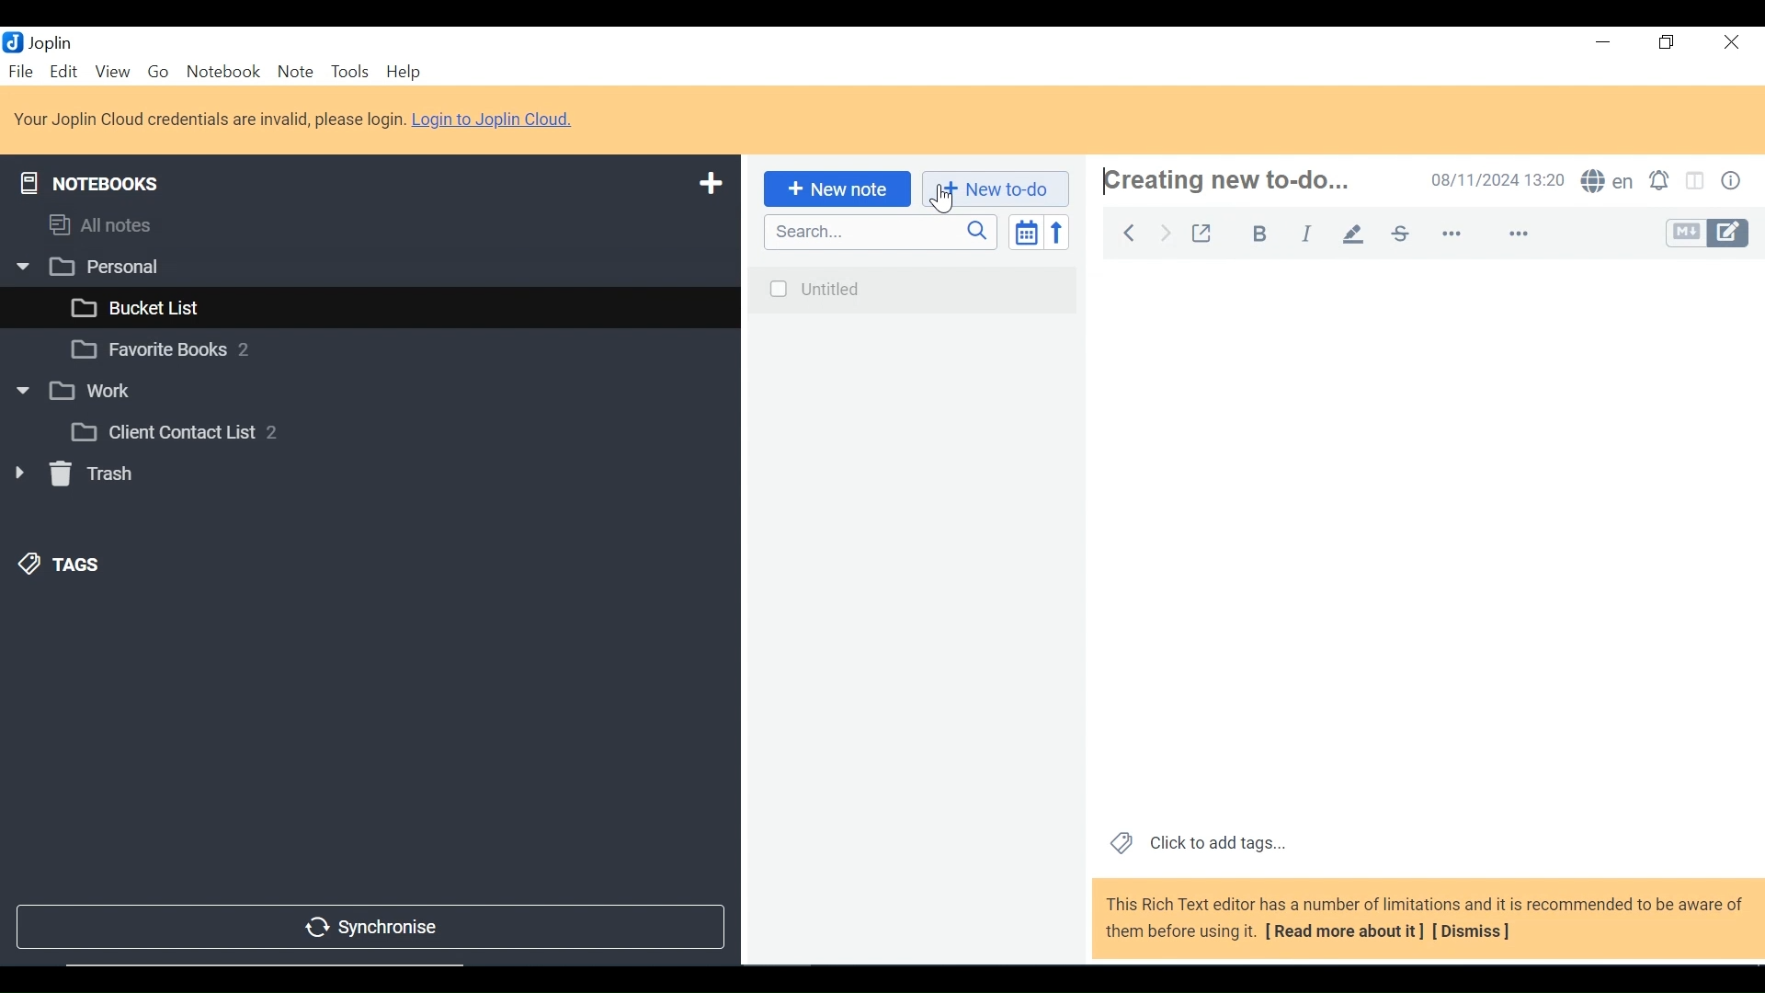  What do you see at coordinates (1198, 844) in the screenshot?
I see `Click to add tags` at bounding box center [1198, 844].